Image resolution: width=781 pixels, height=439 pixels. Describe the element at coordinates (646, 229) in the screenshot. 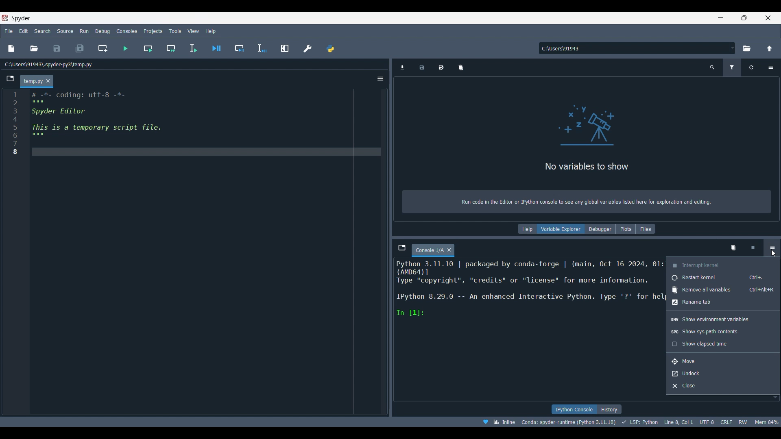

I see `Files` at that location.